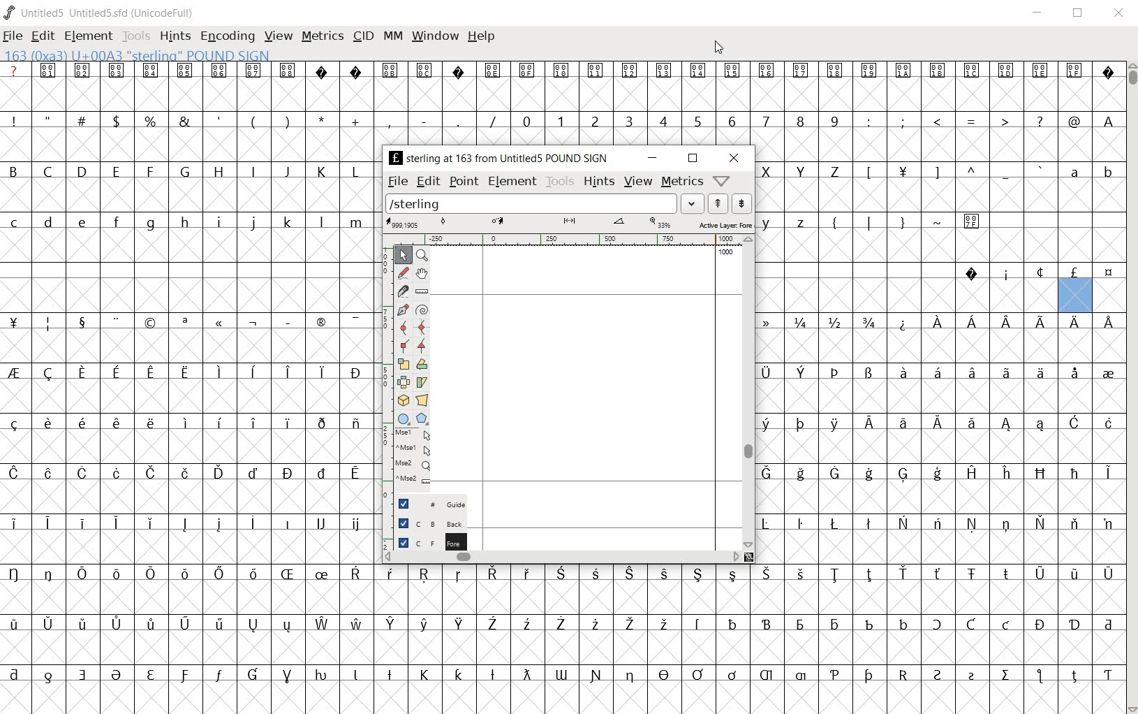 The width and height of the screenshot is (1138, 714). I want to click on file, so click(15, 36).